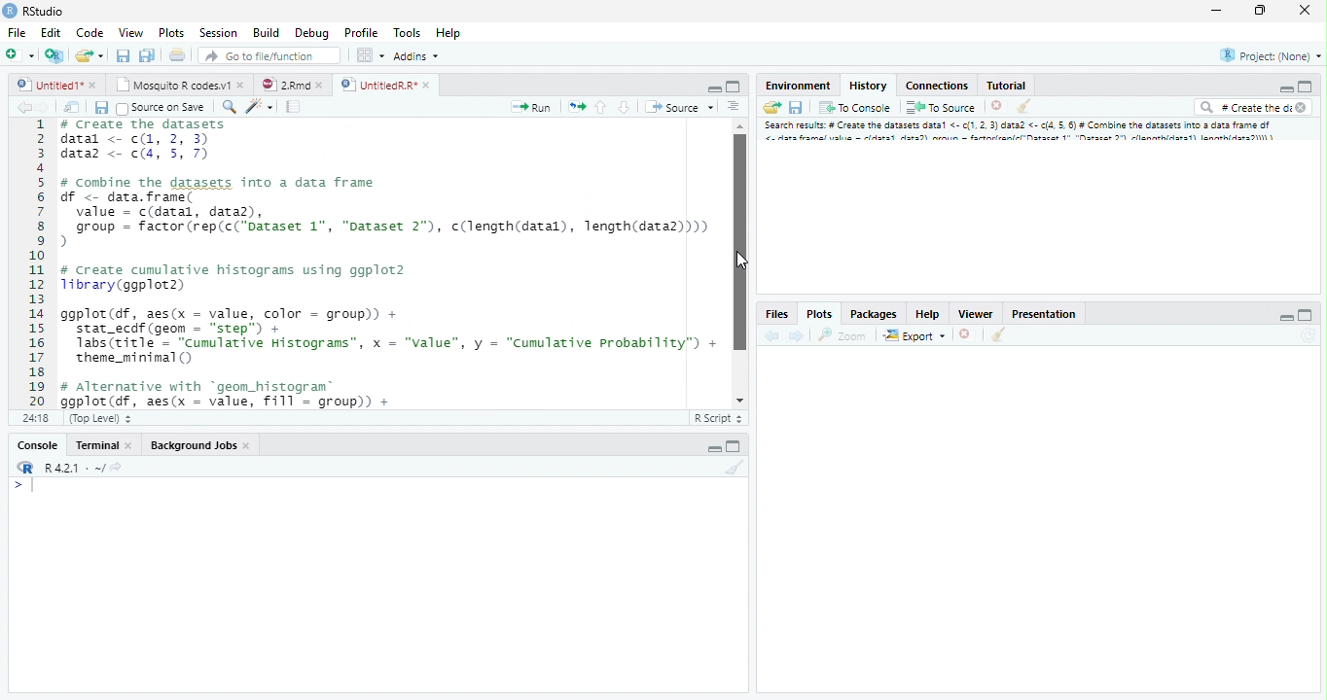 This screenshot has width=1327, height=700. What do you see at coordinates (1023, 133) in the screenshot?
I see `Search result # create dataset data..` at bounding box center [1023, 133].